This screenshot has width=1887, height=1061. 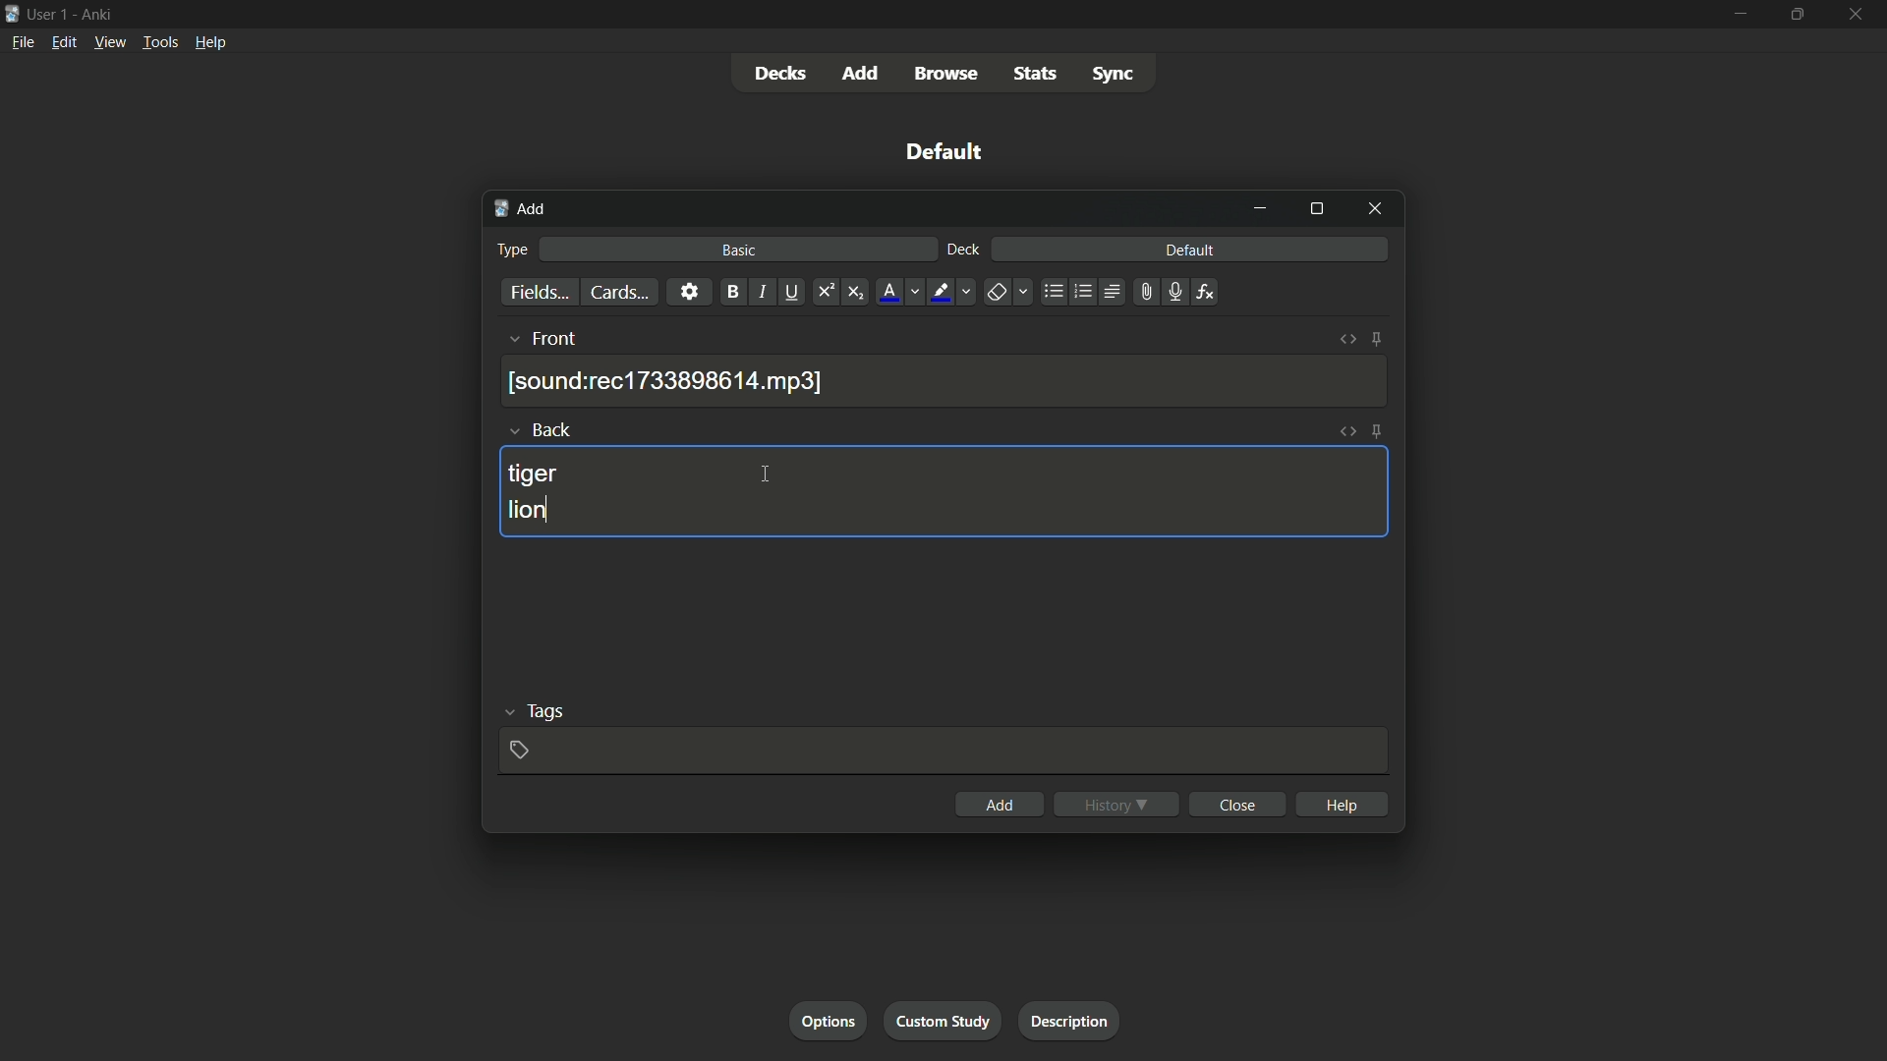 What do you see at coordinates (950, 74) in the screenshot?
I see `browse` at bounding box center [950, 74].